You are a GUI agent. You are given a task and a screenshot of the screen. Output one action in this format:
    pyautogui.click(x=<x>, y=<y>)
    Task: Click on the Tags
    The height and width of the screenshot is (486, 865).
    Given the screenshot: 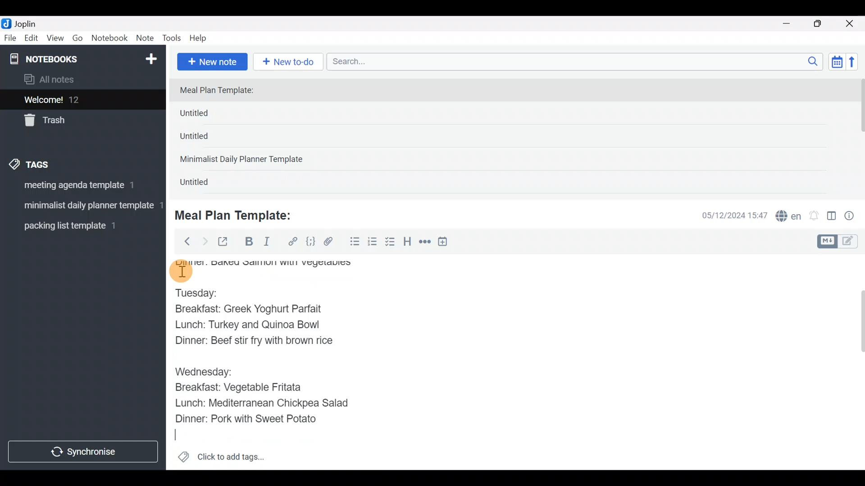 What is the action you would take?
    pyautogui.click(x=50, y=163)
    